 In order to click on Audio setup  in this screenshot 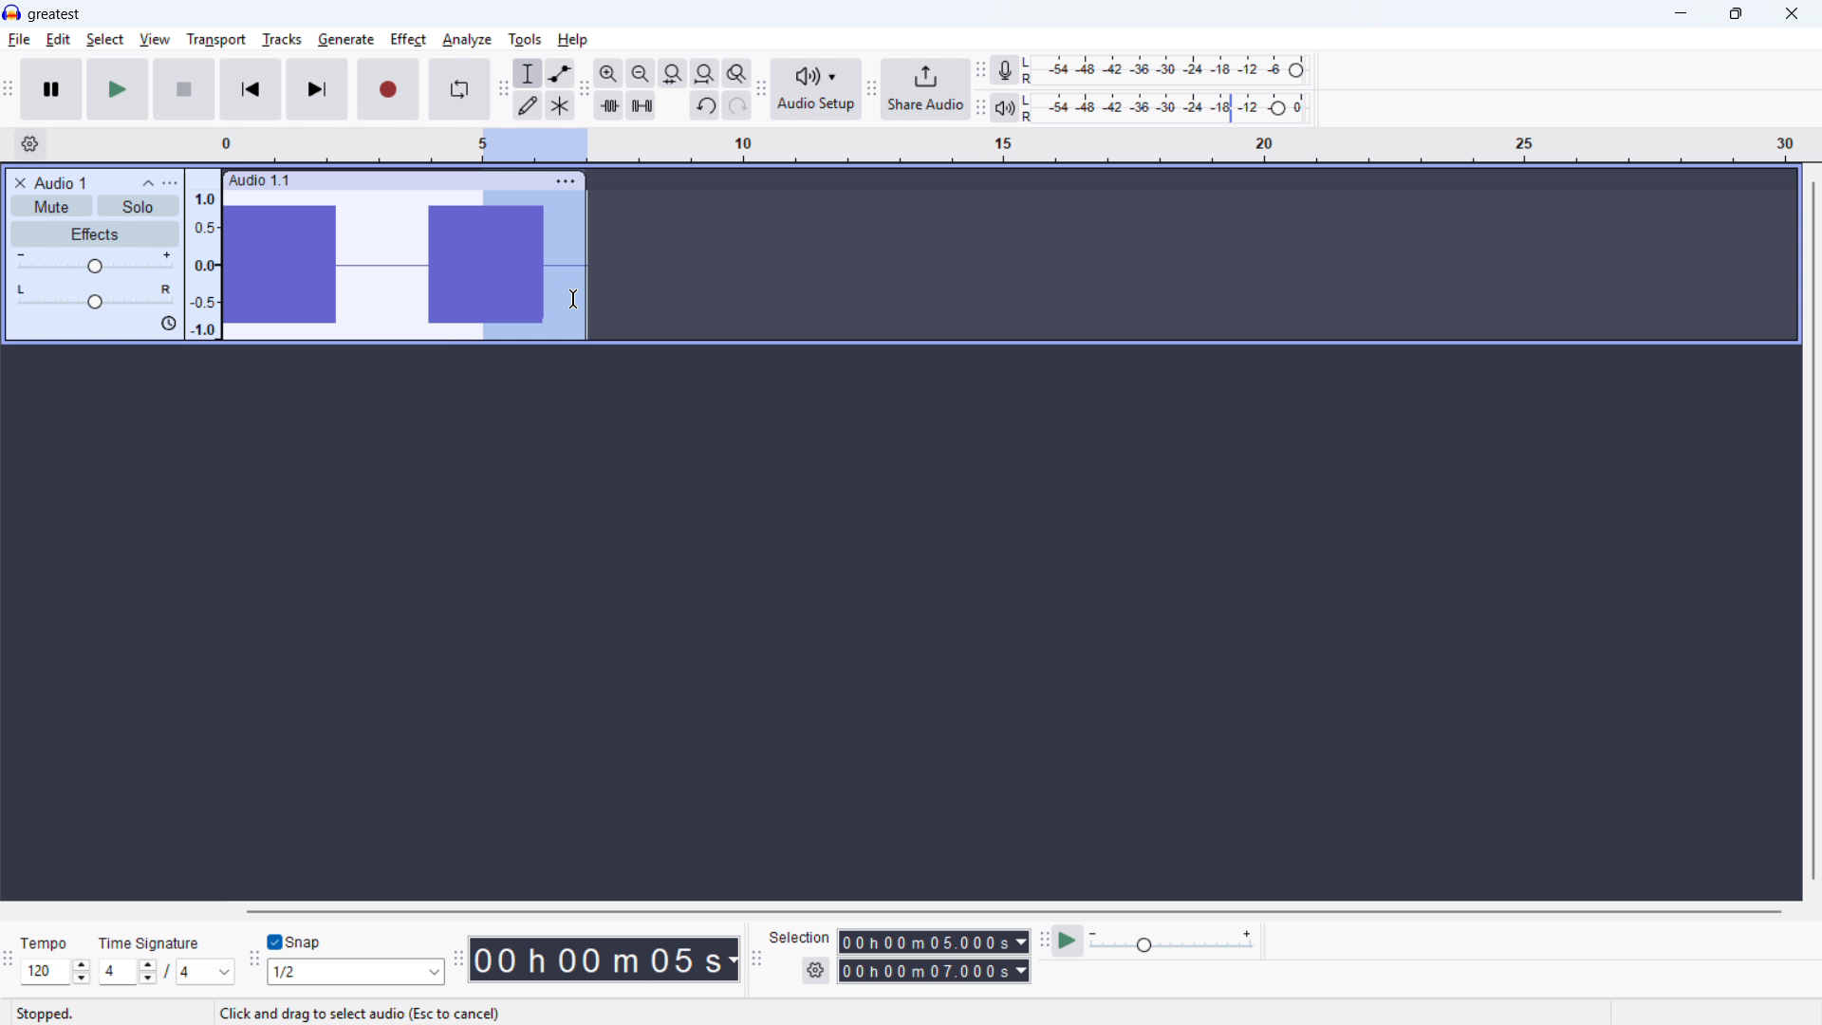, I will do `click(817, 90)`.